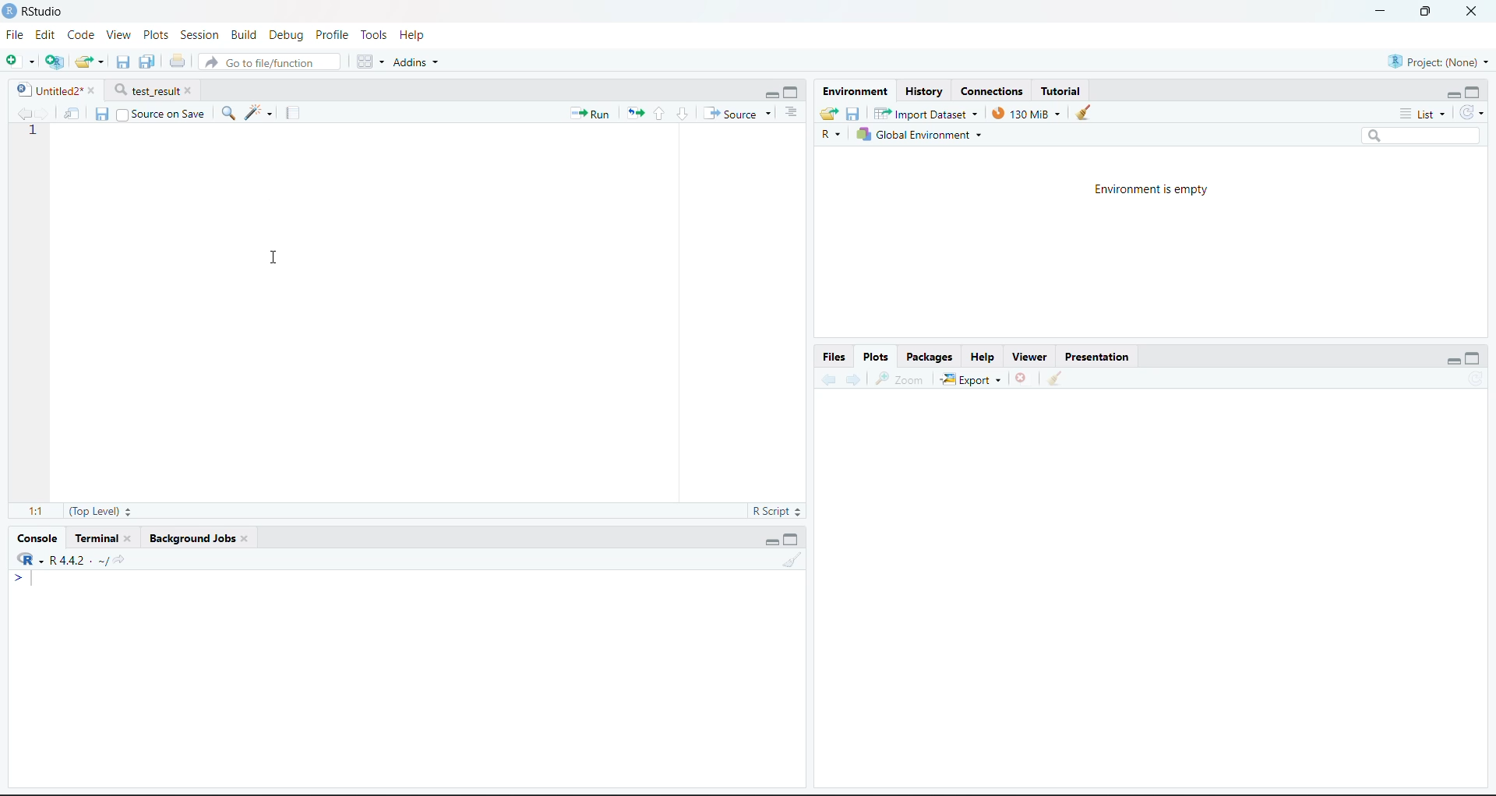 The height and width of the screenshot is (796, 1496). Describe the element at coordinates (286, 34) in the screenshot. I see `Debug` at that location.